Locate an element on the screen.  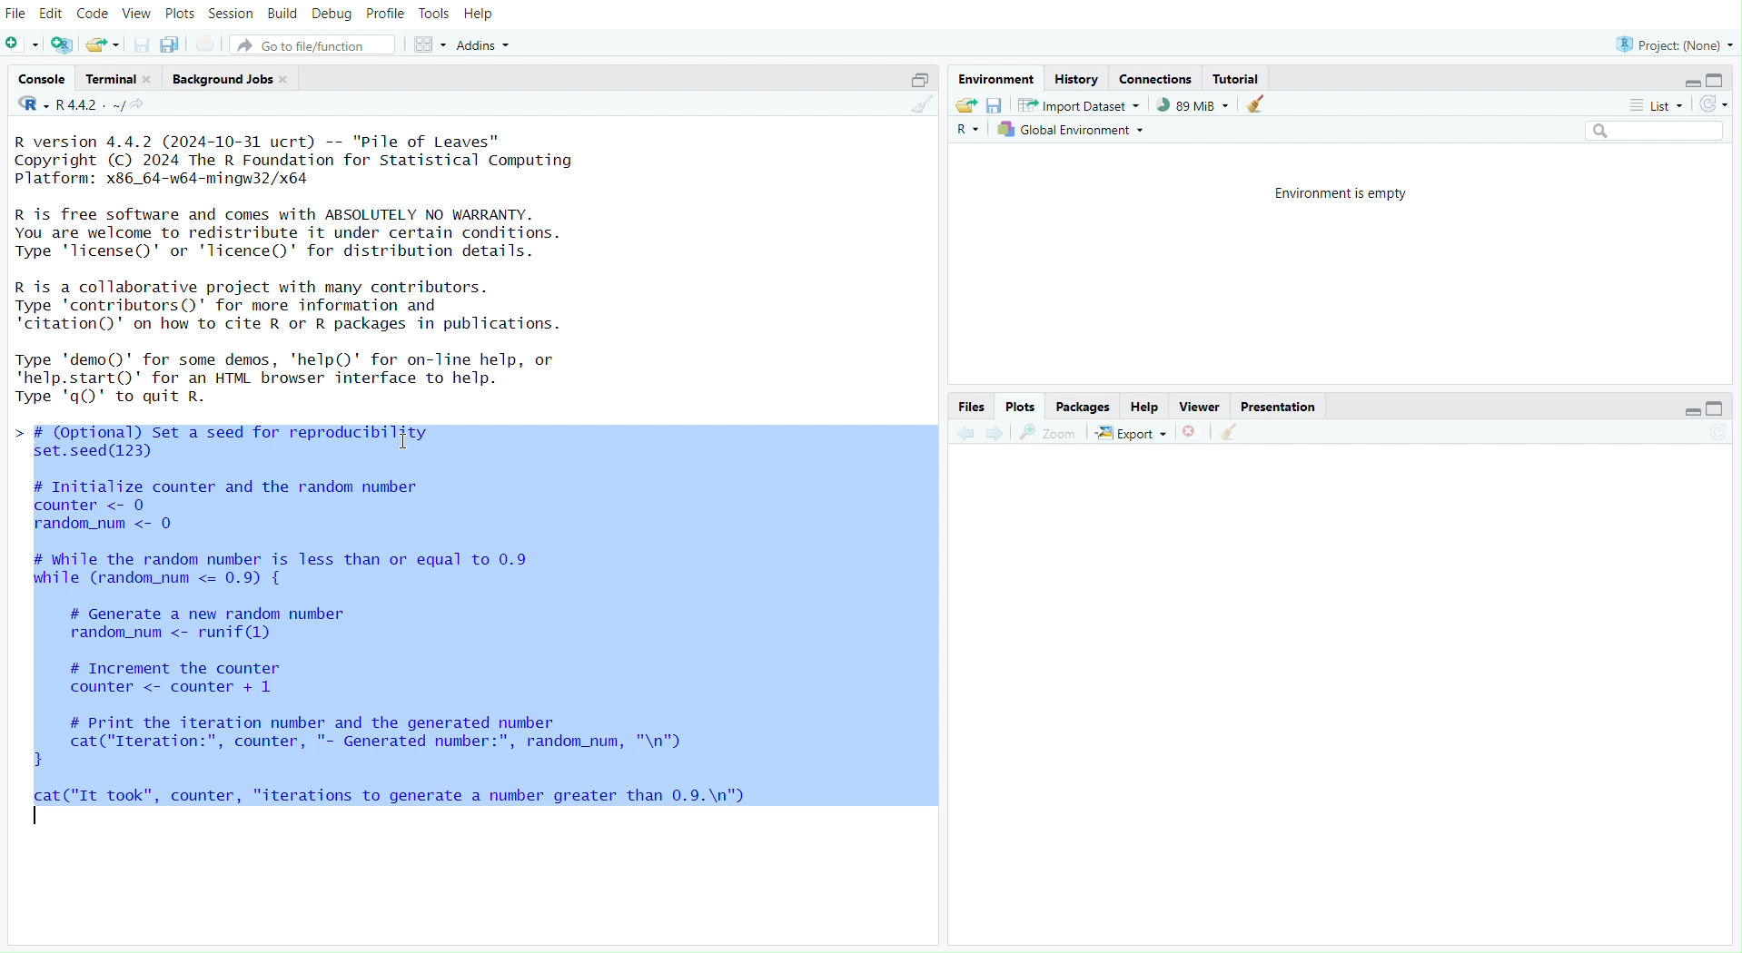
Debug is located at coordinates (330, 14).